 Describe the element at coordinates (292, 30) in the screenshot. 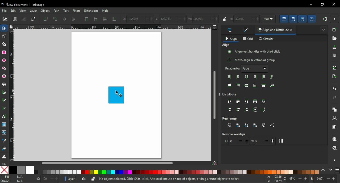

I see `close` at that location.